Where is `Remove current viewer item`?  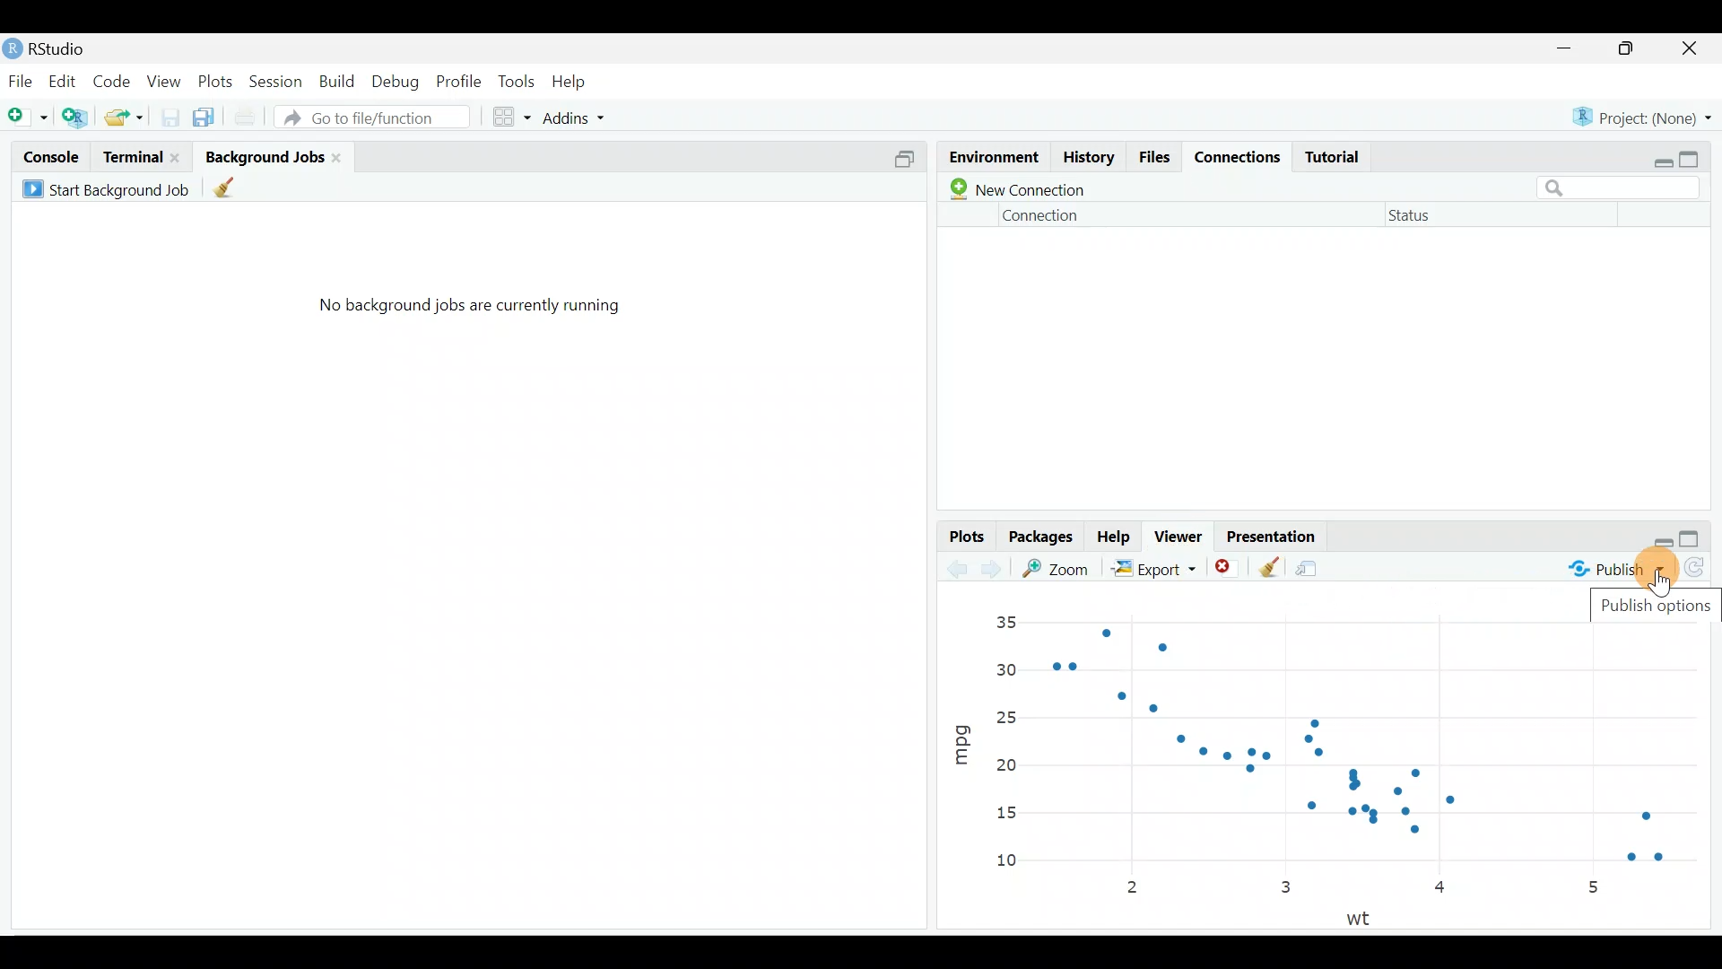
Remove current viewer item is located at coordinates (1229, 568).